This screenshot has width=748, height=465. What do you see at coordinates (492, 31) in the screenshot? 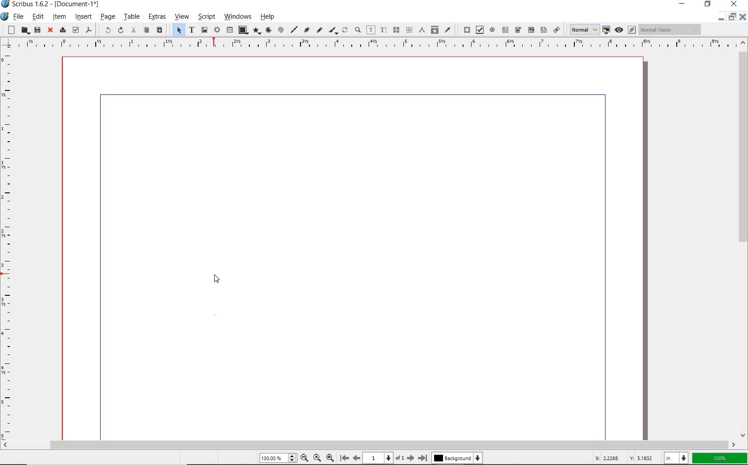
I see `pdf radio button` at bounding box center [492, 31].